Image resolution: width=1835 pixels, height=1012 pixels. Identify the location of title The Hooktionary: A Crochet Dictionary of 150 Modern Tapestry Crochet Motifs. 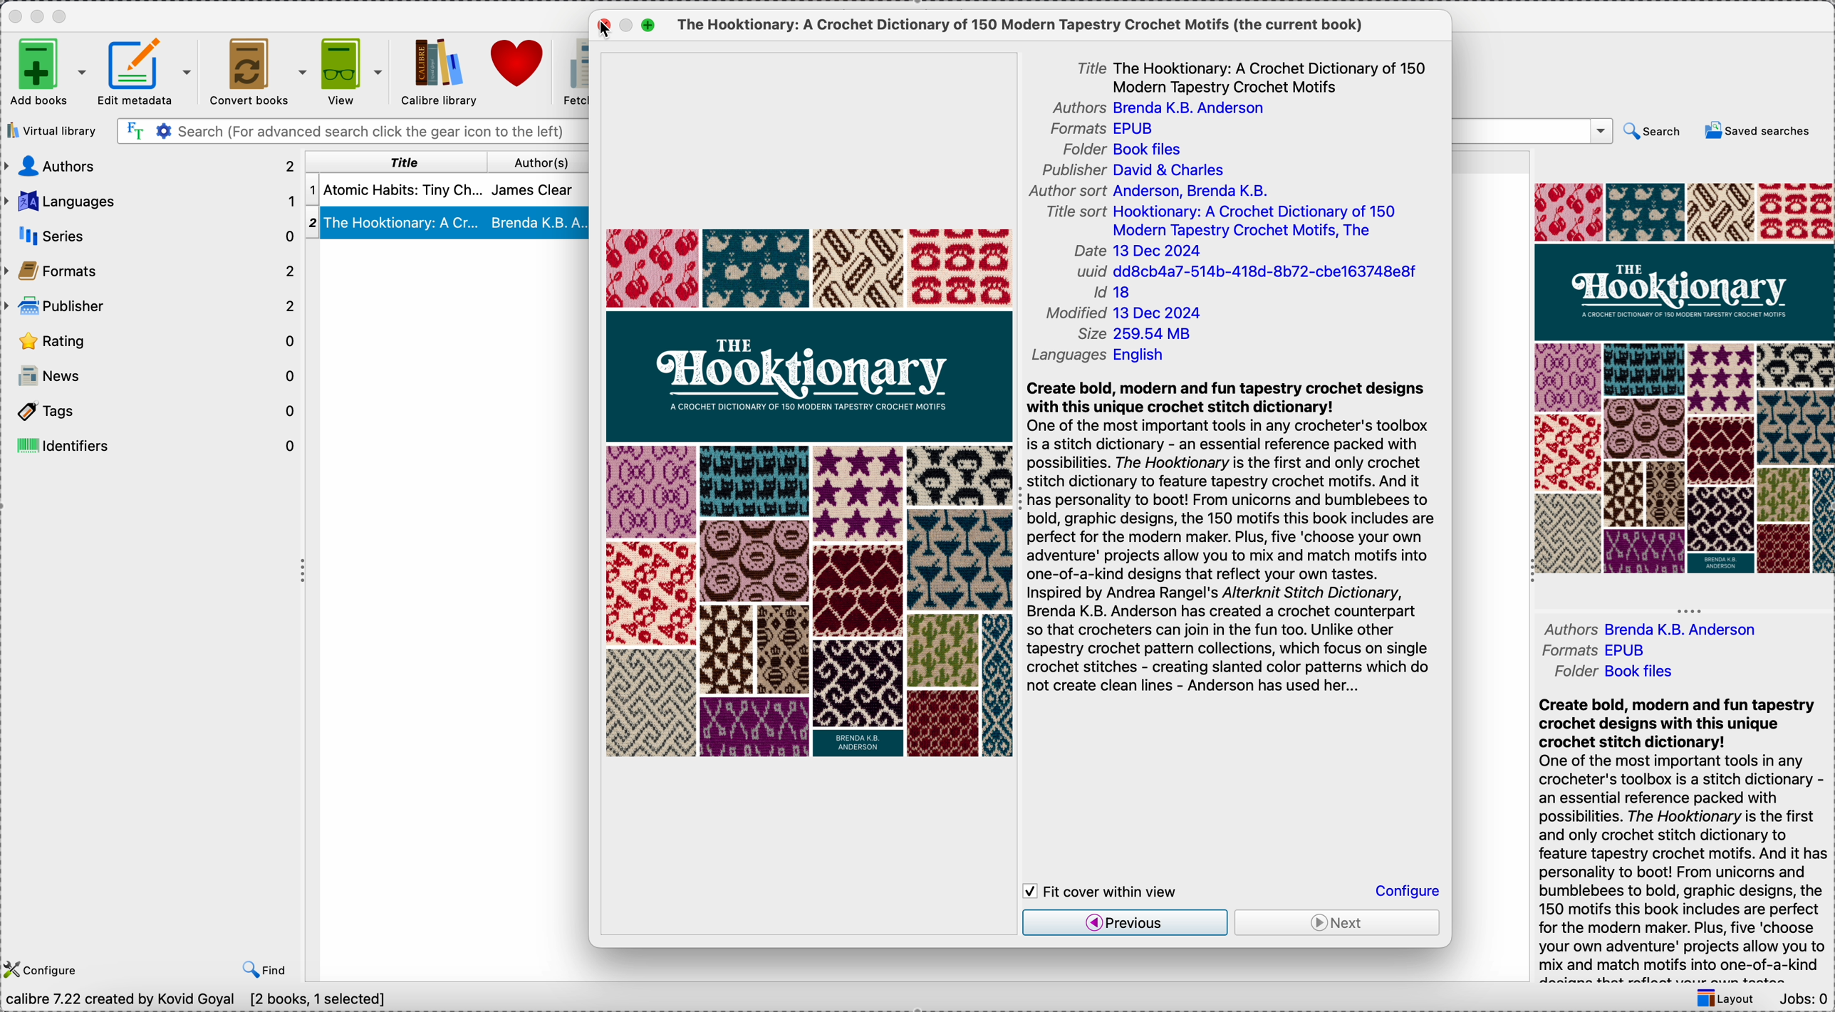
(1254, 75).